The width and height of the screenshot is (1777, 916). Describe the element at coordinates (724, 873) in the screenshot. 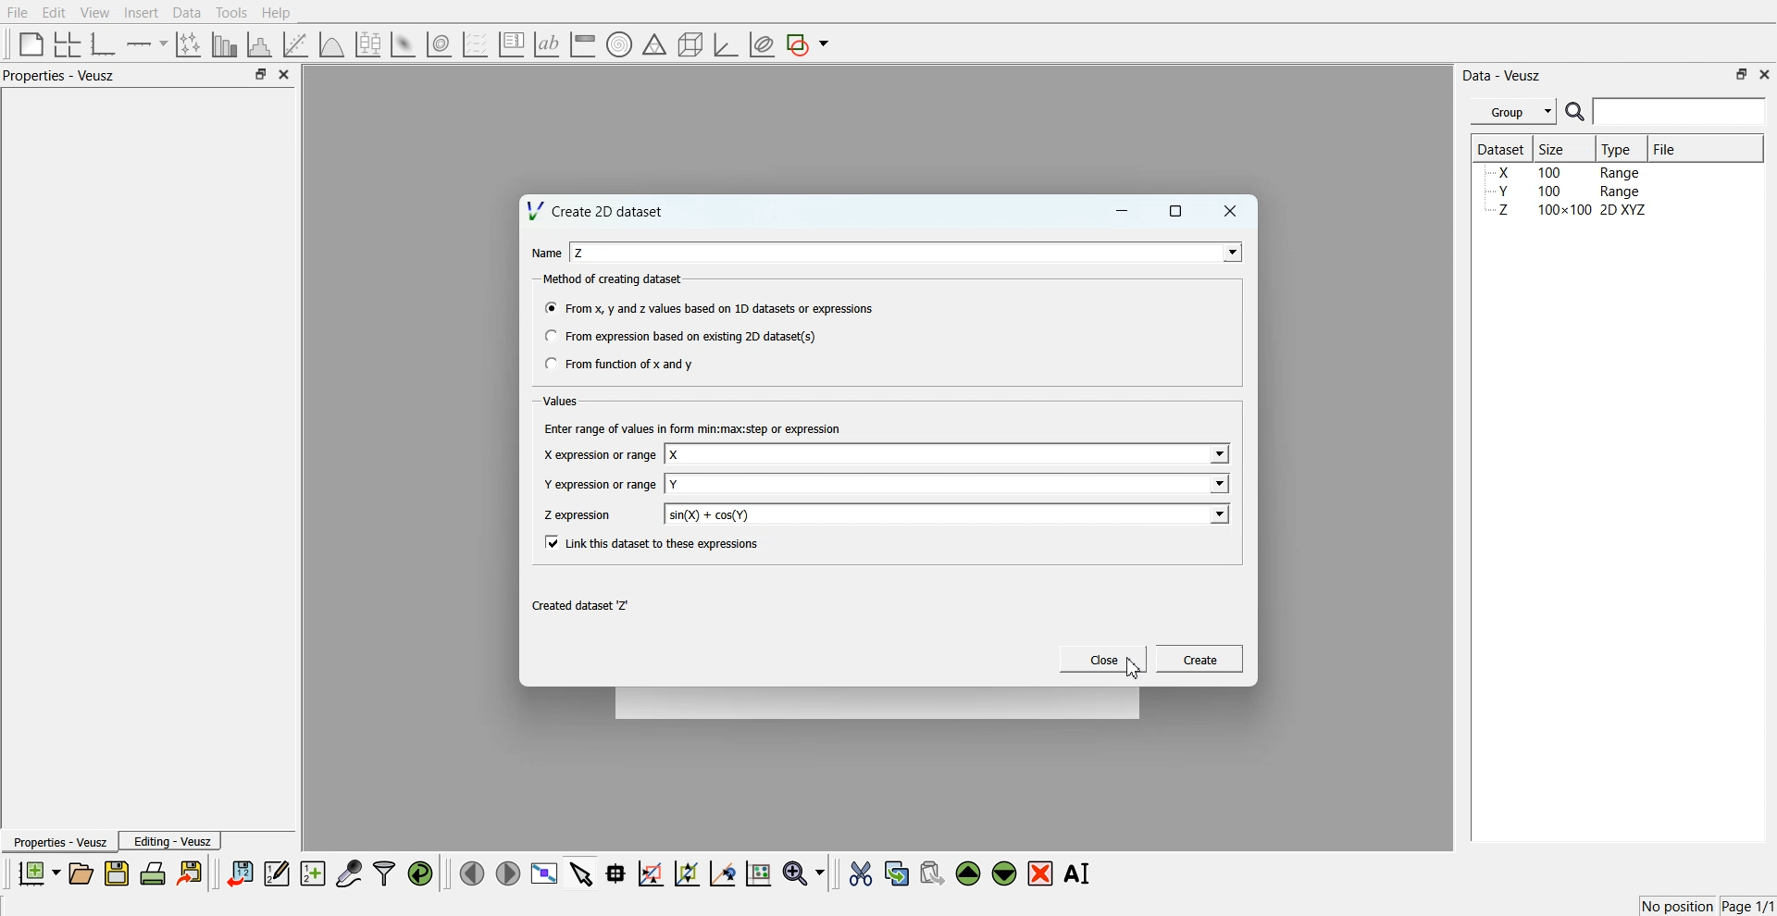

I see `Recenter graph axes` at that location.